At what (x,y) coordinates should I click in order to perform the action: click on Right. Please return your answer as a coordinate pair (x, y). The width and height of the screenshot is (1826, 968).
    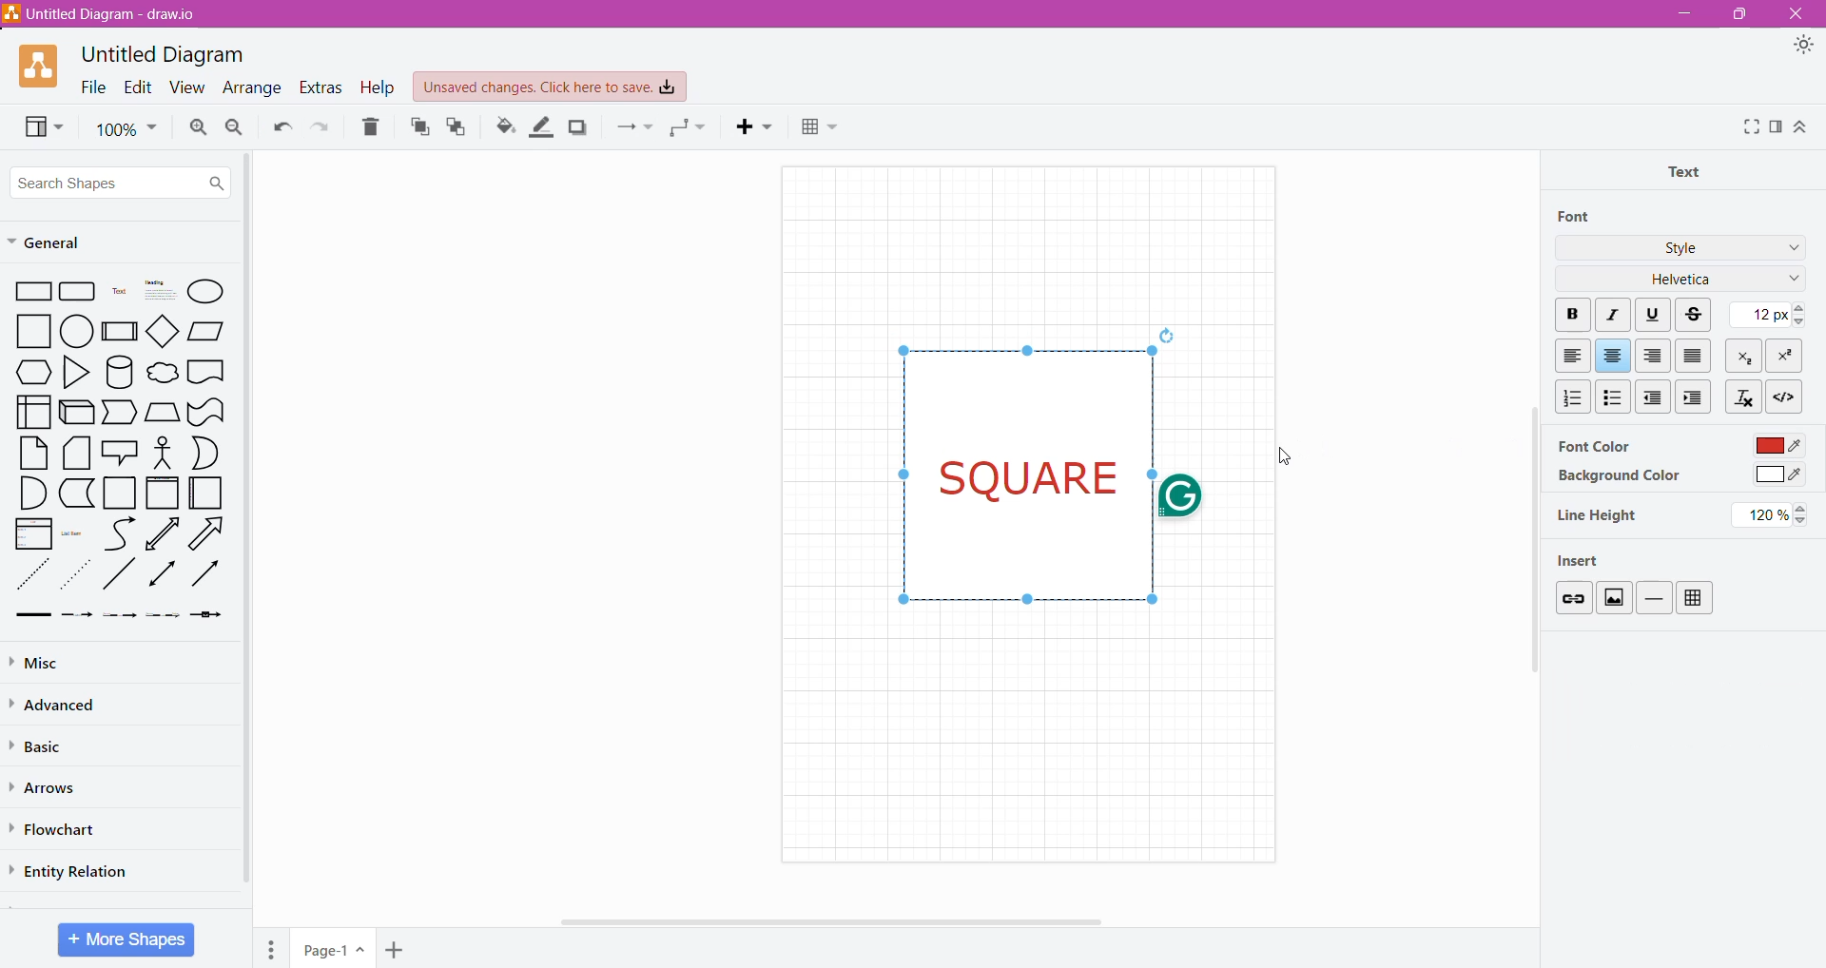
    Looking at the image, I should click on (1655, 356).